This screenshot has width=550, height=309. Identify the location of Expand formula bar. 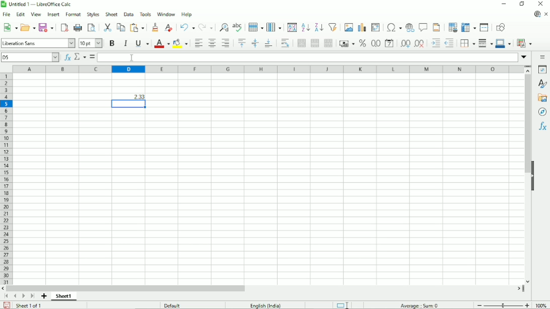
(525, 57).